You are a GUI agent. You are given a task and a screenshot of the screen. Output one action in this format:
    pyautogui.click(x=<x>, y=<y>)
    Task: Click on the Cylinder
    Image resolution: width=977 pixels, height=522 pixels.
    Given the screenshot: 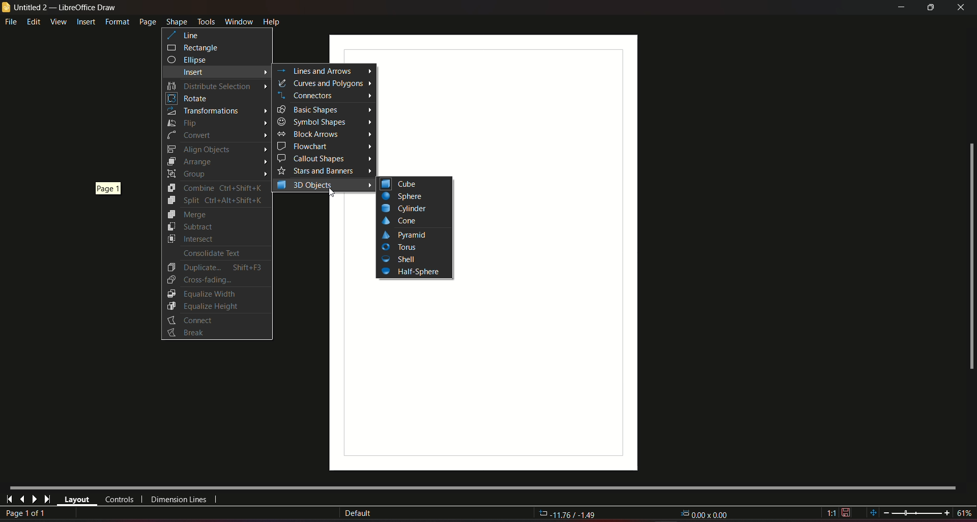 What is the action you would take?
    pyautogui.click(x=404, y=208)
    